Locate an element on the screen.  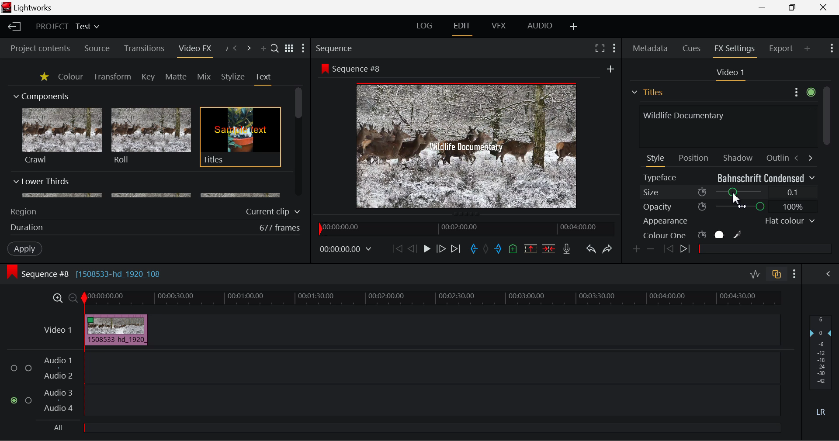
Delete/Cut is located at coordinates (550, 248).